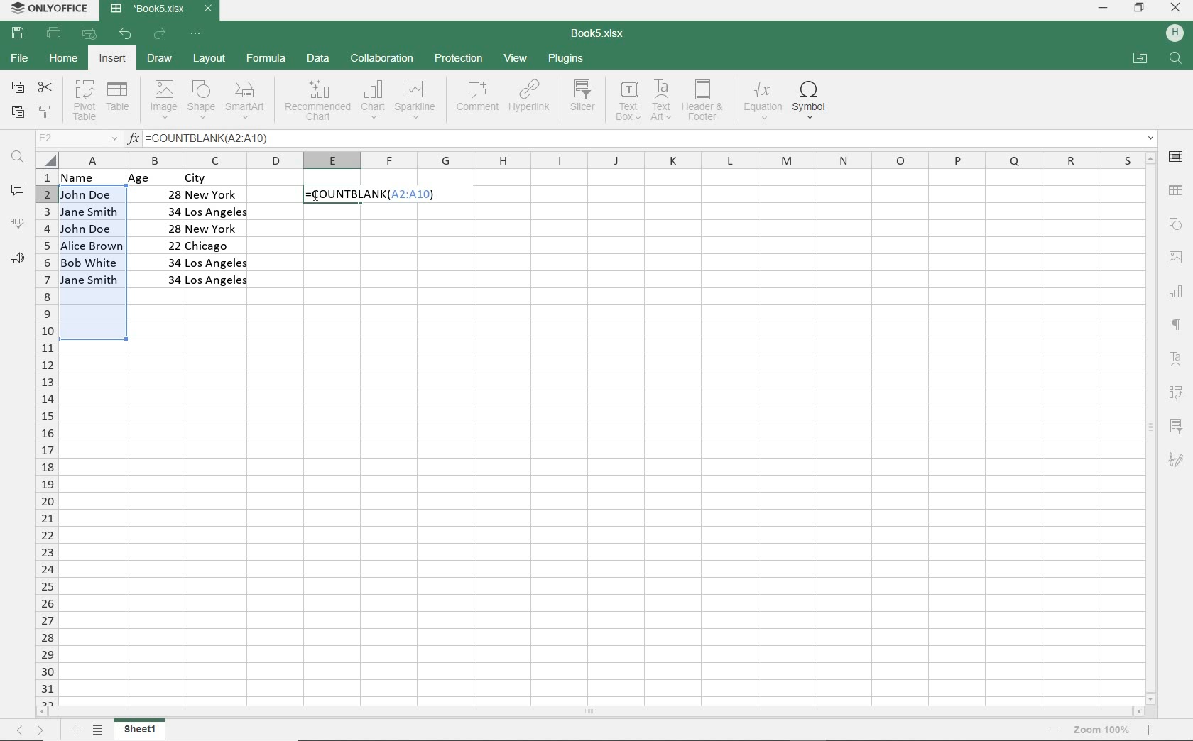  What do you see at coordinates (51, 8) in the screenshot?
I see `SYSTEM NAME` at bounding box center [51, 8].